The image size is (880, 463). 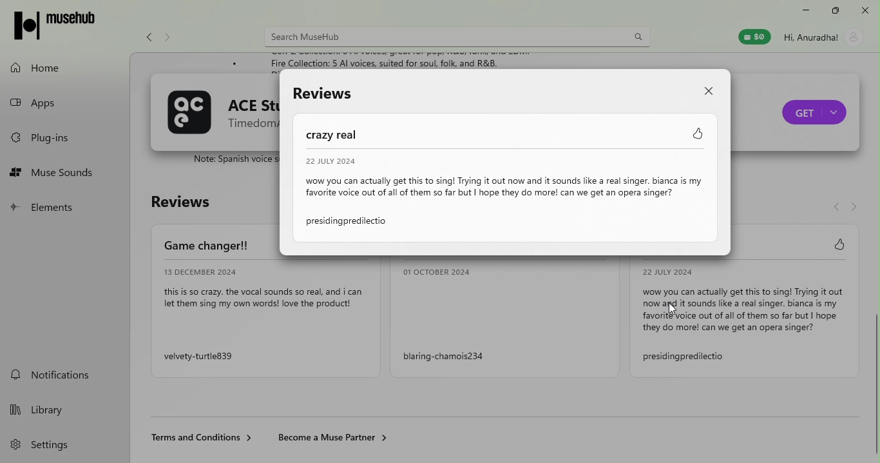 What do you see at coordinates (805, 12) in the screenshot?
I see `minimize` at bounding box center [805, 12].